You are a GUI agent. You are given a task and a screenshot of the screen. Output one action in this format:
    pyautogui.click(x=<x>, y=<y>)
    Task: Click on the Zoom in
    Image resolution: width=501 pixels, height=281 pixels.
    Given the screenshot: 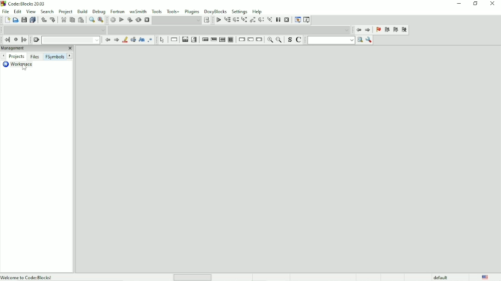 What is the action you would take?
    pyautogui.click(x=270, y=40)
    